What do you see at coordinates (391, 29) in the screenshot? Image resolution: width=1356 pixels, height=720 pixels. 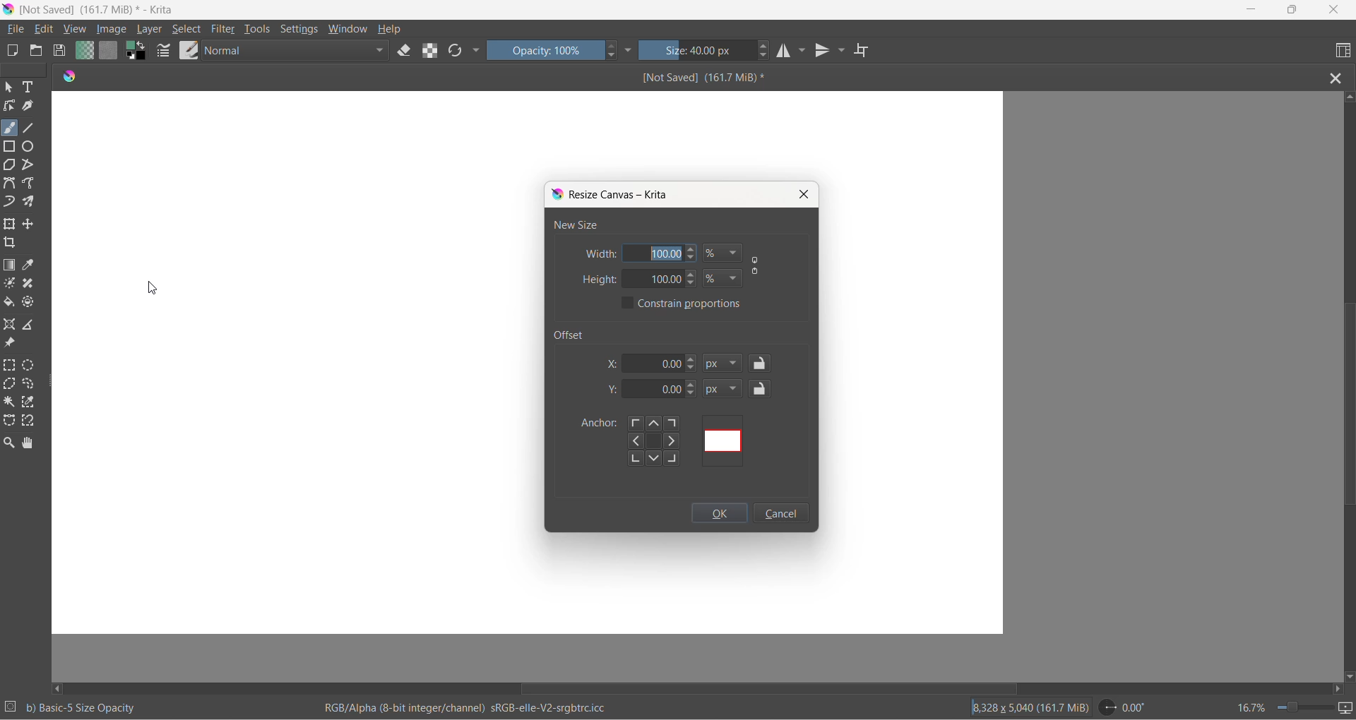 I see `help` at bounding box center [391, 29].